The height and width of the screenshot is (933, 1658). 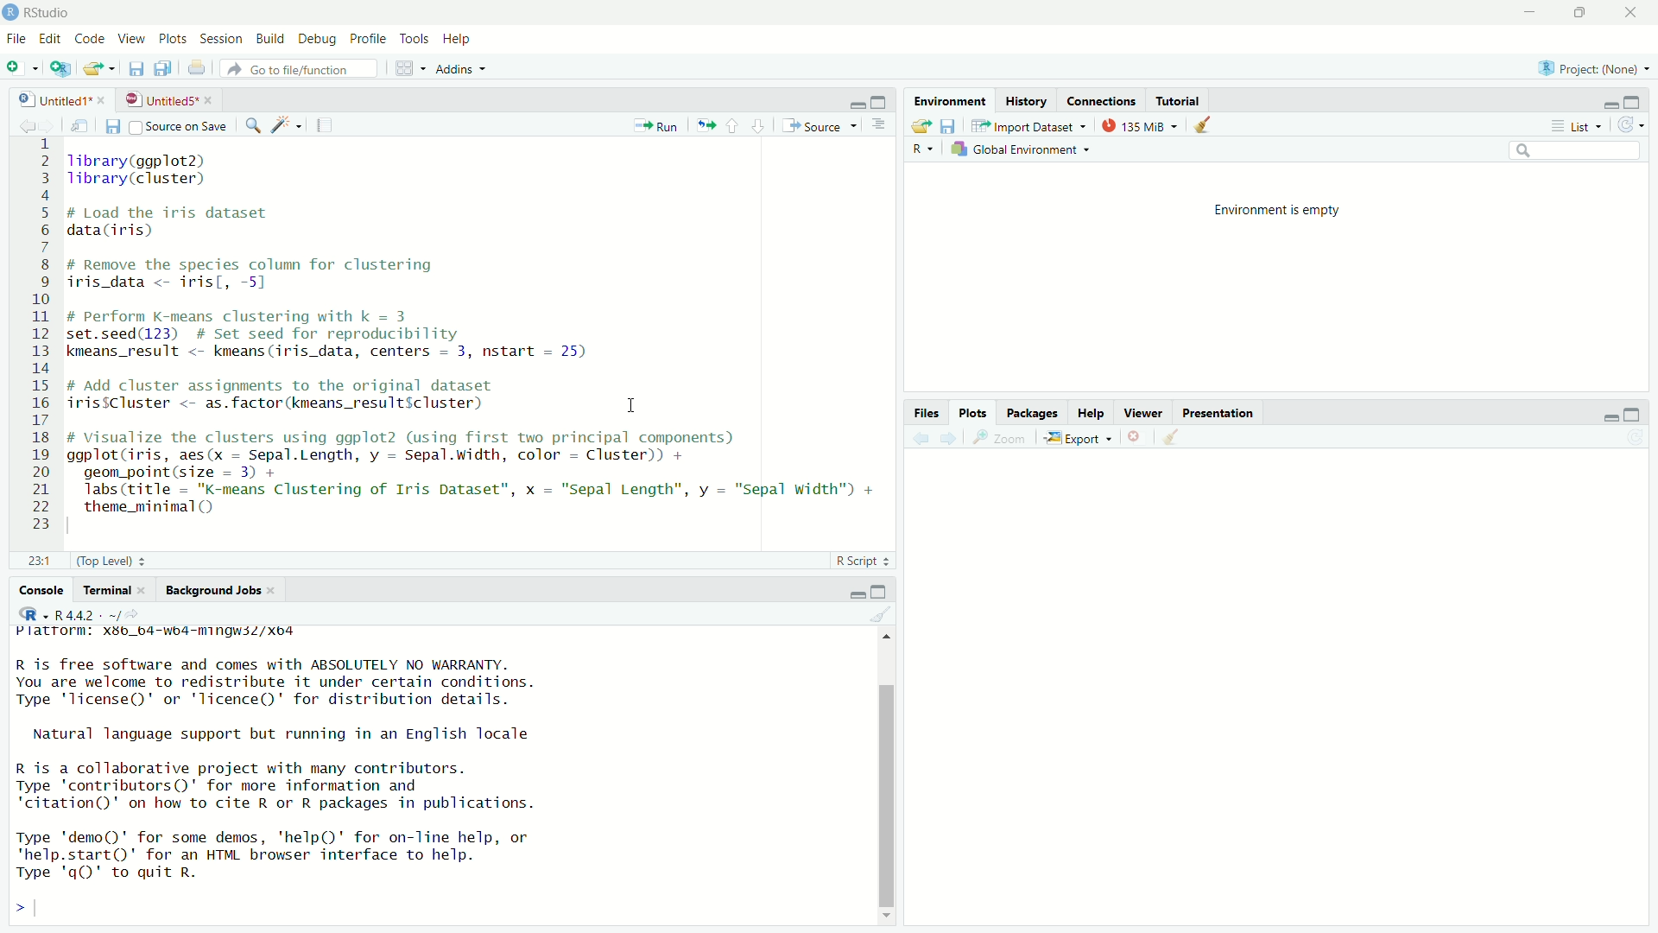 I want to click on typing cursor, so click(x=47, y=911).